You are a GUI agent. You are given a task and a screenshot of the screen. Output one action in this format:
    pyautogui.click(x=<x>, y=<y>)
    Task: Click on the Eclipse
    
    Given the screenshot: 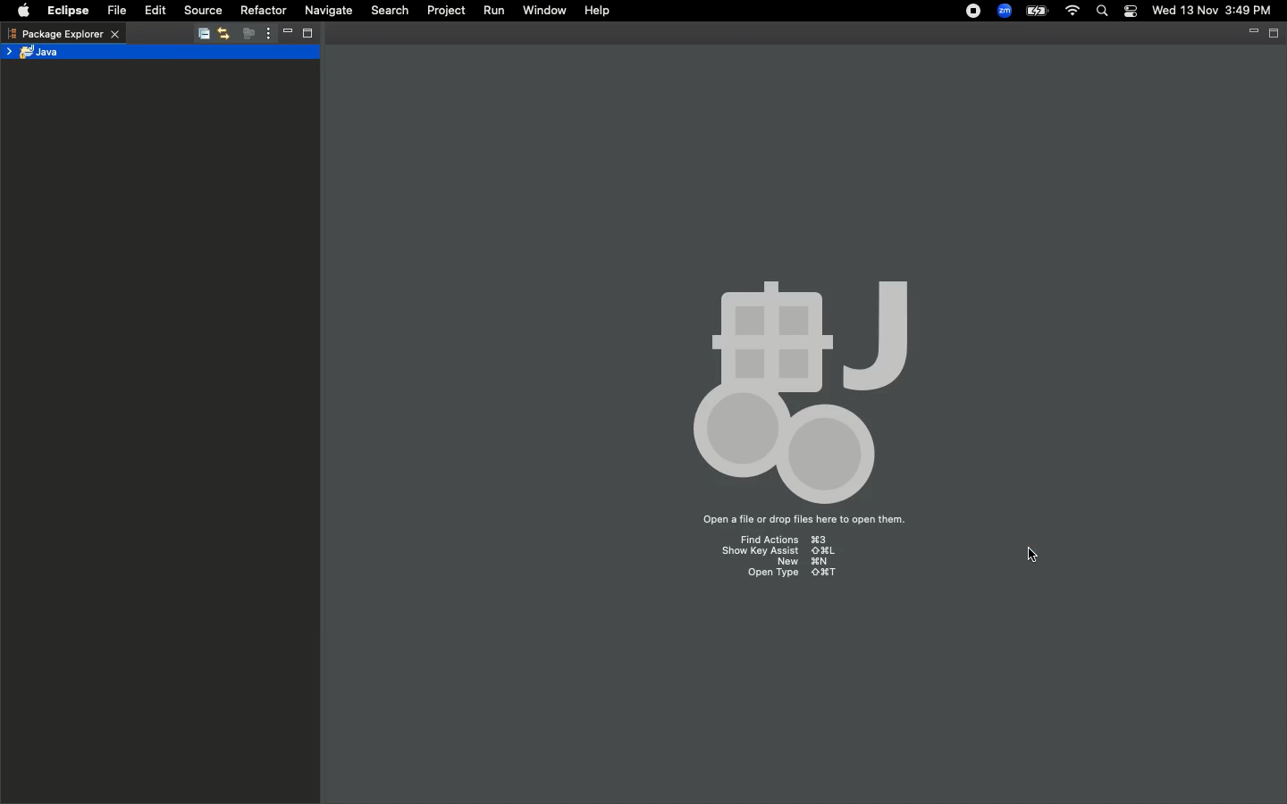 What is the action you would take?
    pyautogui.click(x=64, y=11)
    